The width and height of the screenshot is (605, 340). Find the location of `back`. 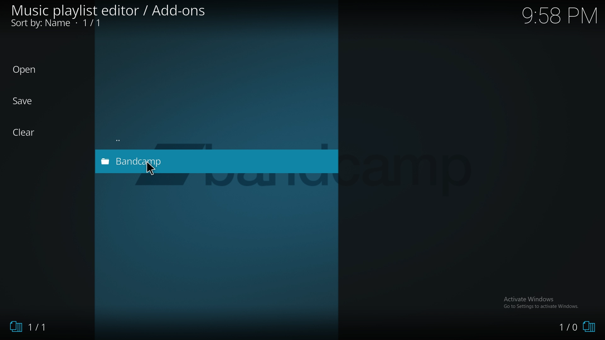

back is located at coordinates (165, 140).